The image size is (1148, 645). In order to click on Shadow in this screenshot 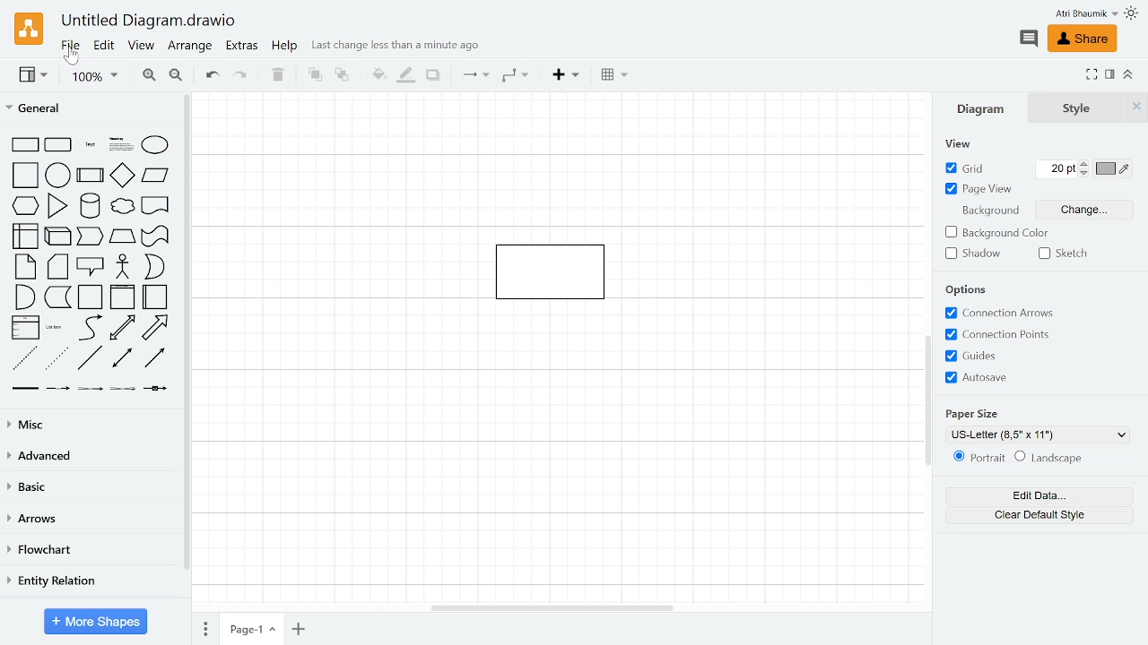, I will do `click(972, 254)`.